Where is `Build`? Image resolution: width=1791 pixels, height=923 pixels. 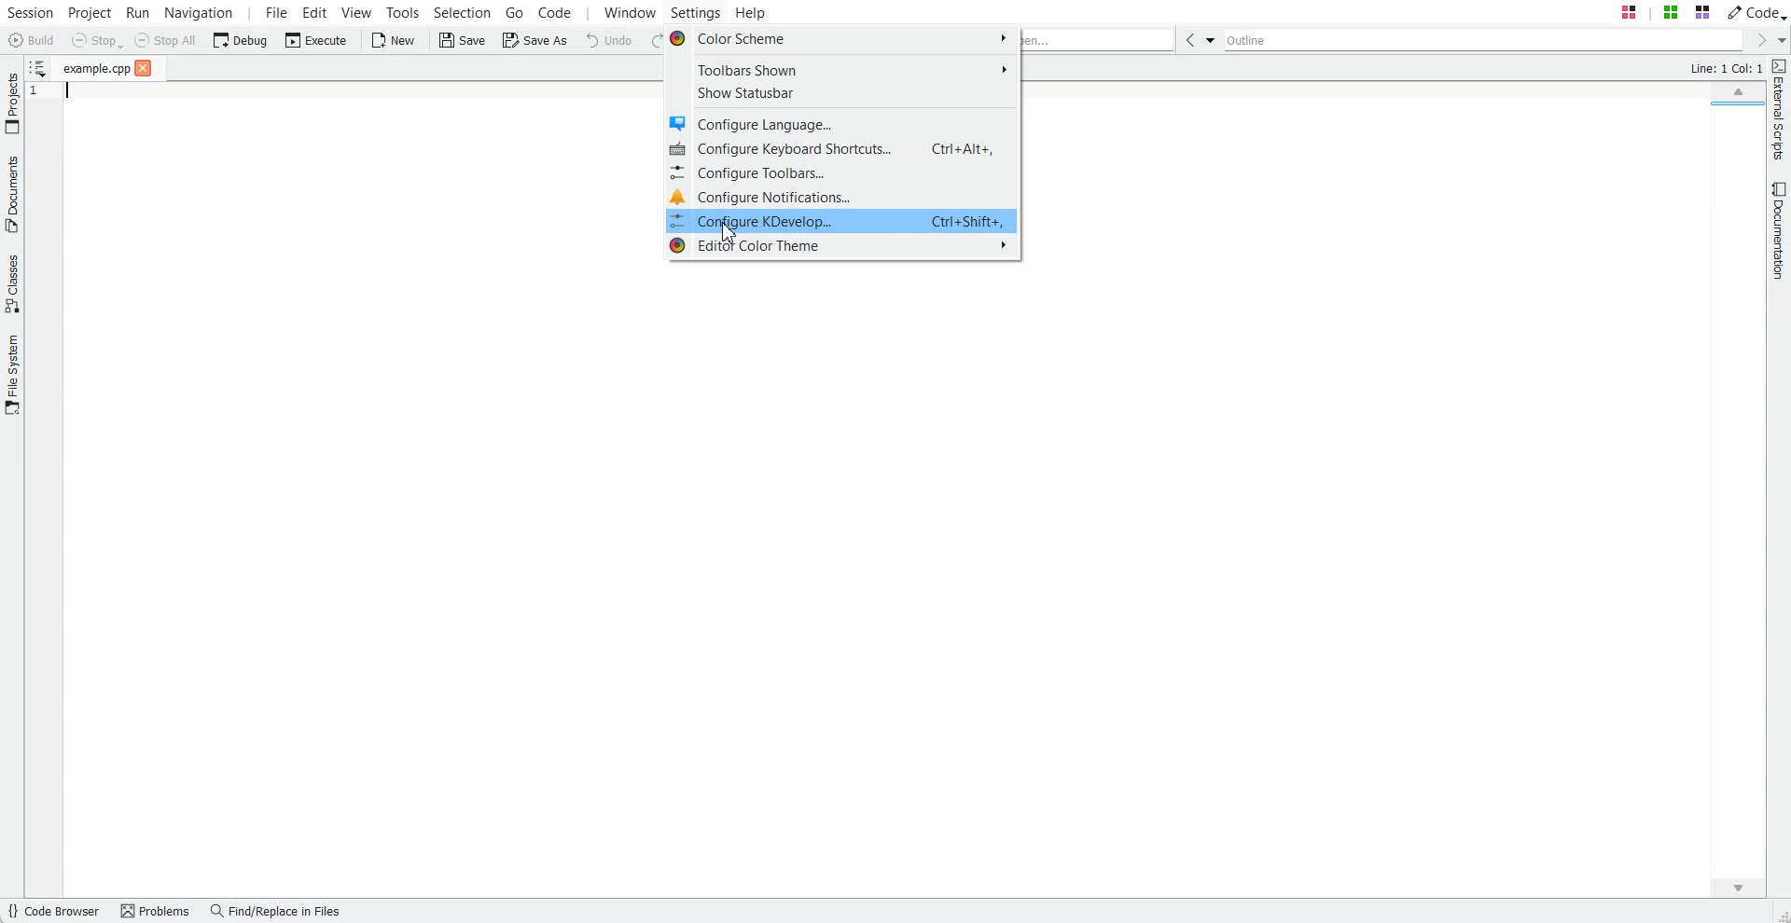
Build is located at coordinates (30, 40).